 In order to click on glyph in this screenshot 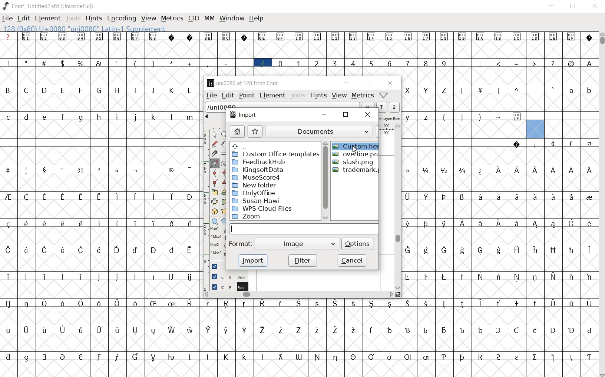, I will do `click(536, 146)`.